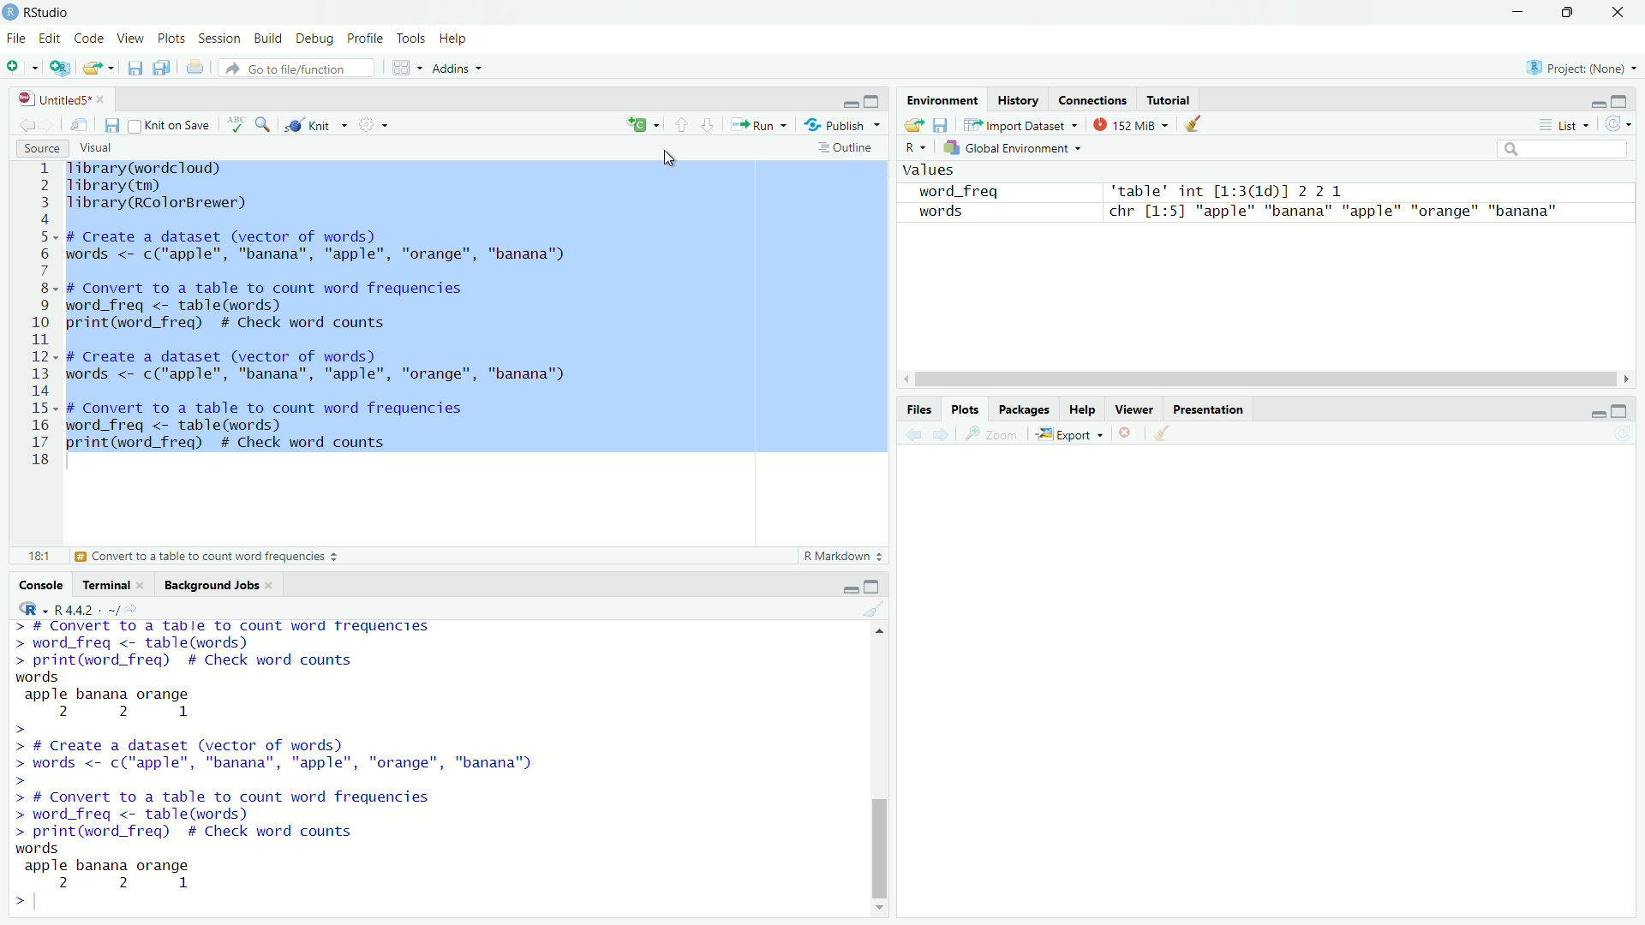  I want to click on Revert changes, so click(1616, 124).